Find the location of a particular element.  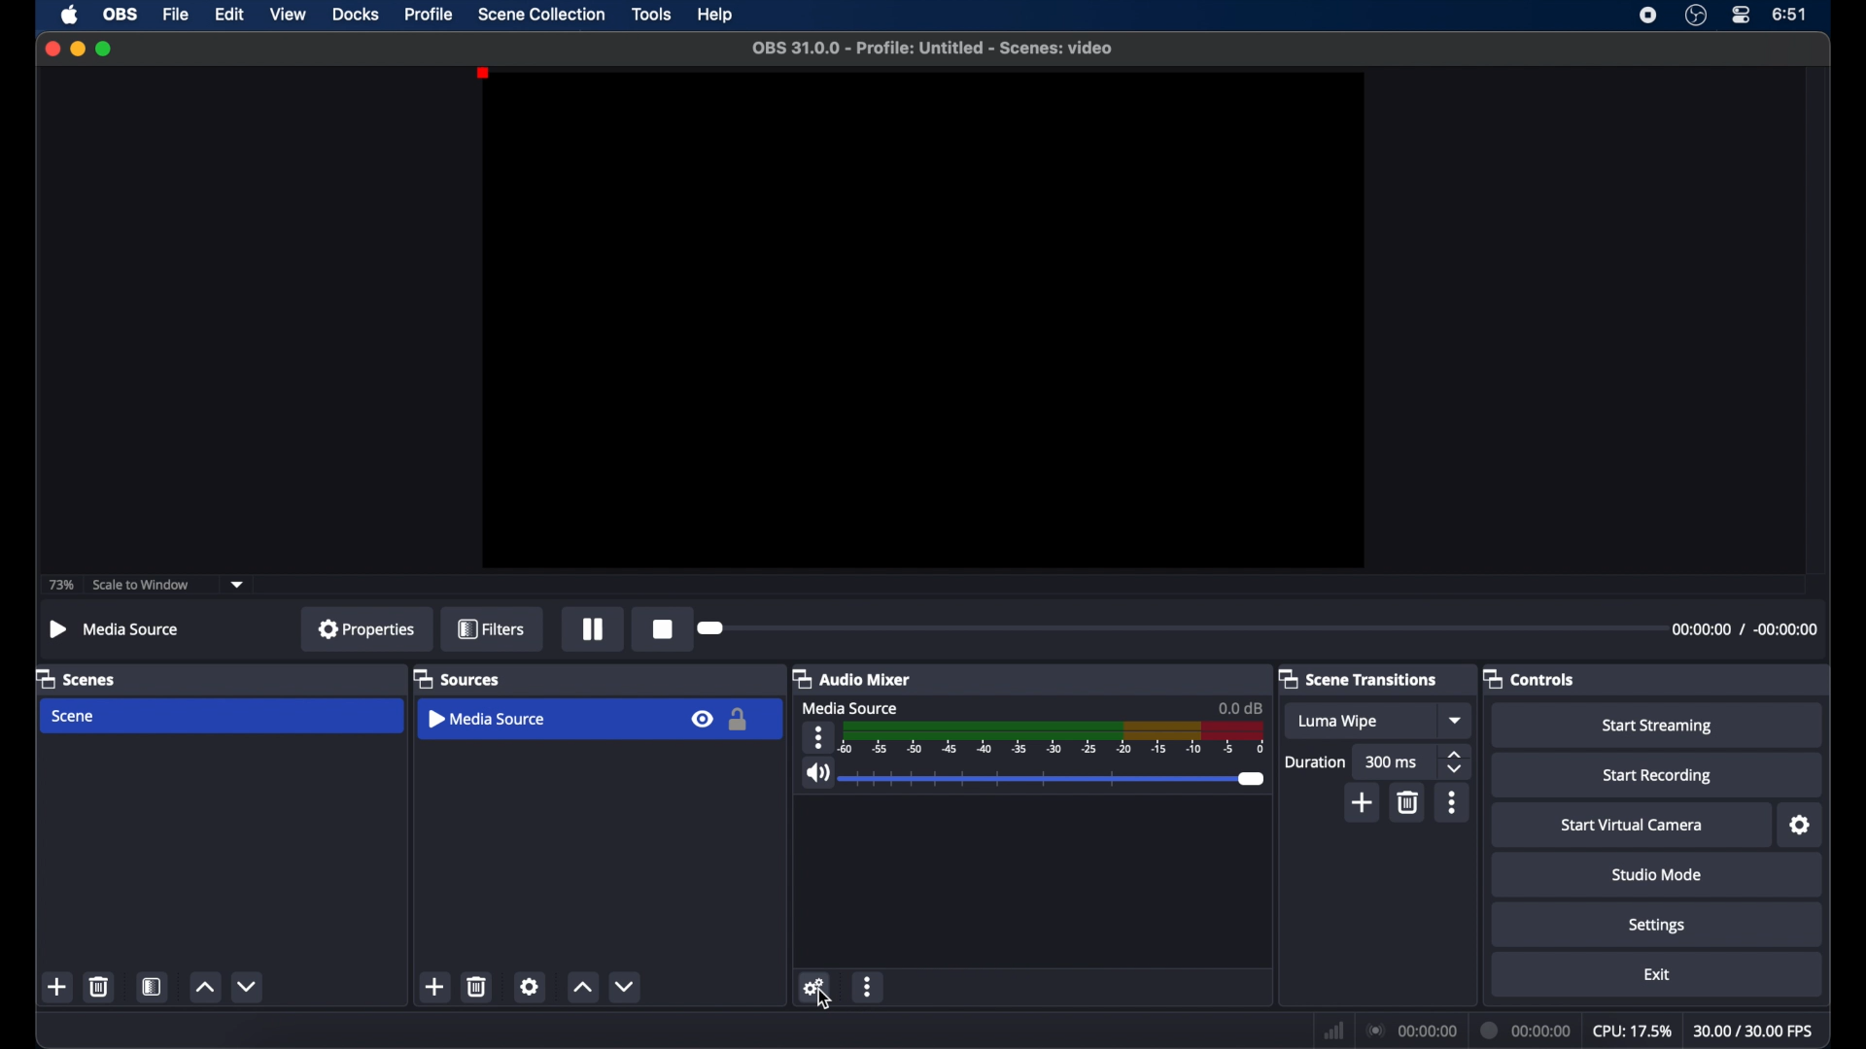

sources is located at coordinates (457, 679).